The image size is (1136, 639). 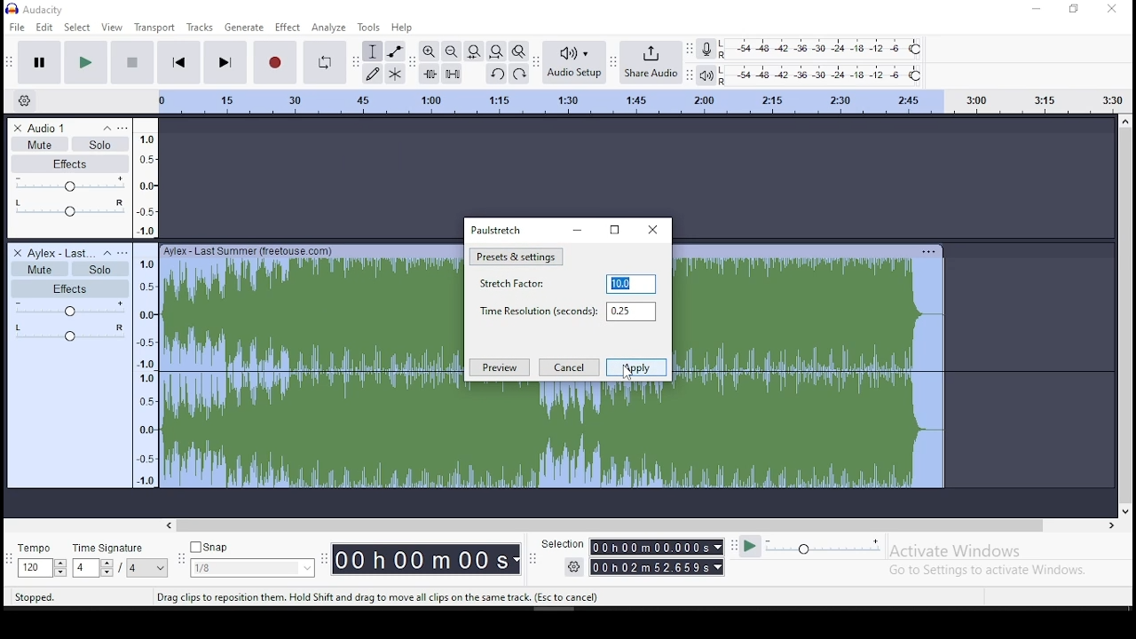 What do you see at coordinates (71, 288) in the screenshot?
I see `effects` at bounding box center [71, 288].